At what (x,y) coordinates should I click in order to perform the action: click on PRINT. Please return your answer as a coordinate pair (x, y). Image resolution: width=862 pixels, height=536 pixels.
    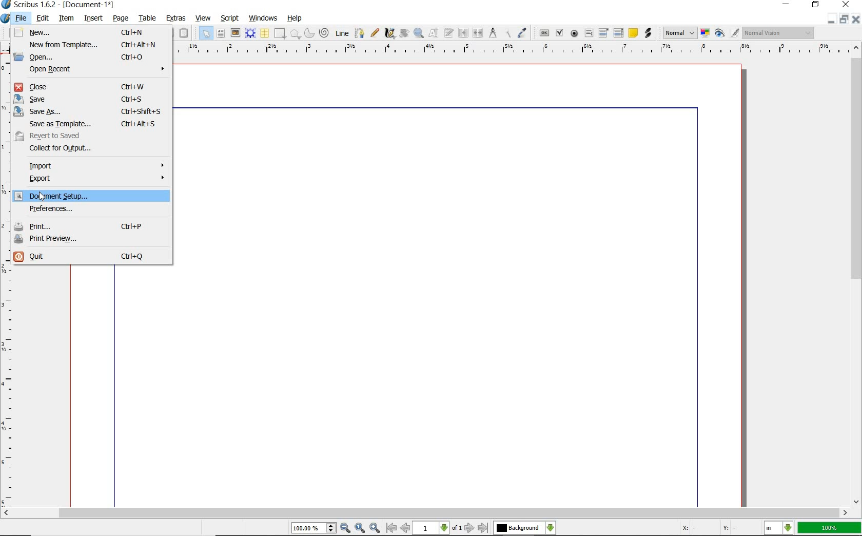
    Looking at the image, I should click on (92, 225).